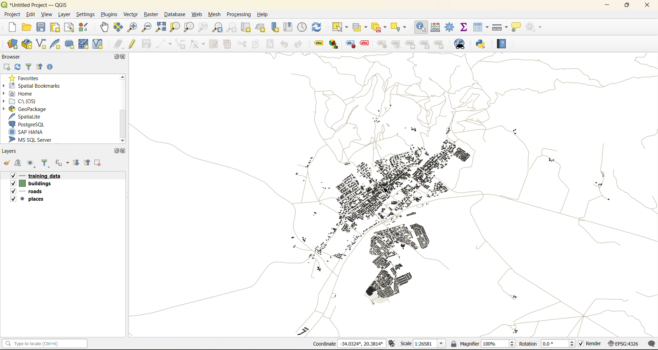 This screenshot has width=658, height=350. What do you see at coordinates (77, 163) in the screenshot?
I see `expand all` at bounding box center [77, 163].